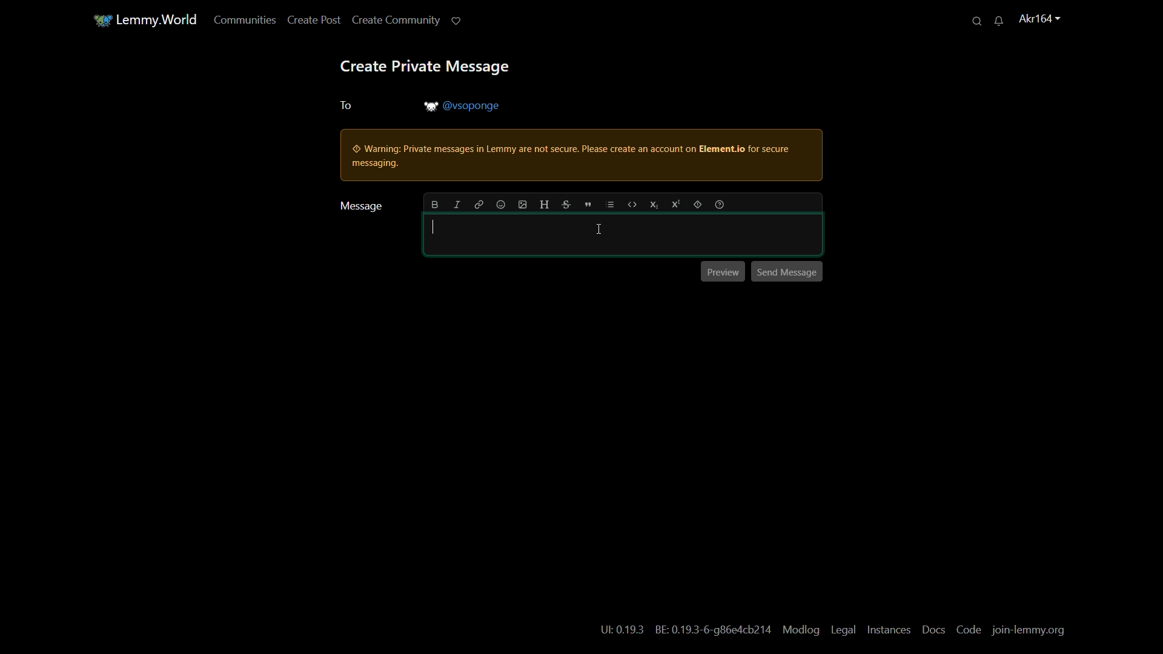  Describe the element at coordinates (450, 22) in the screenshot. I see `support lemmy.world` at that location.